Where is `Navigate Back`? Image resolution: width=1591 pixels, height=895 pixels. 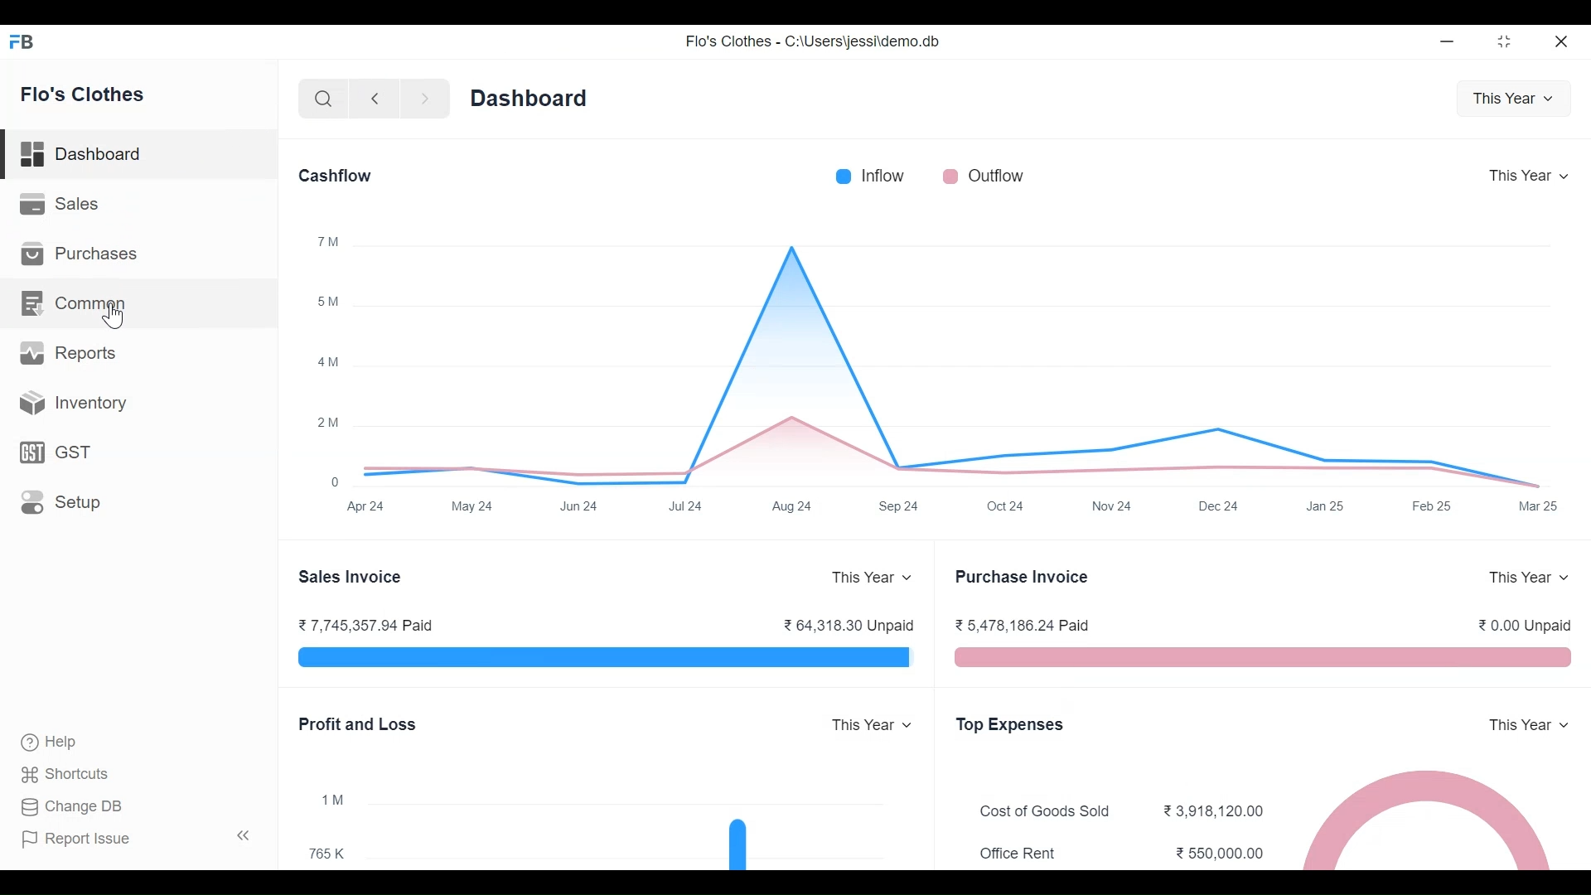 Navigate Back is located at coordinates (374, 99).